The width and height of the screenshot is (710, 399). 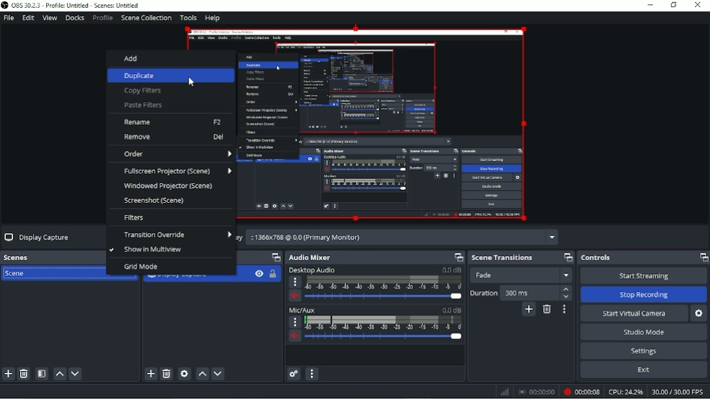 I want to click on Start streaming, so click(x=644, y=276).